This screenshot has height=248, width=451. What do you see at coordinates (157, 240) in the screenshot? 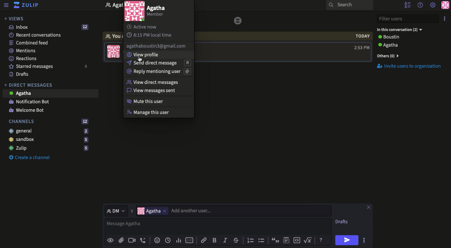
I see `Reaction` at bounding box center [157, 240].